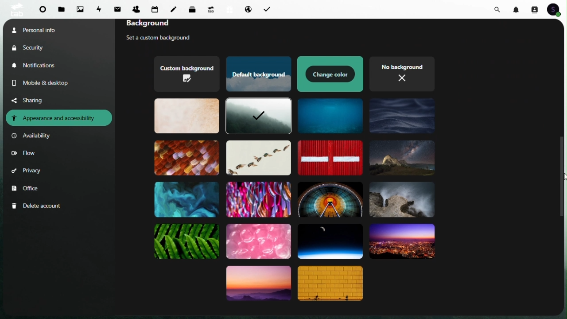  What do you see at coordinates (187, 199) in the screenshot?
I see `Themes` at bounding box center [187, 199].